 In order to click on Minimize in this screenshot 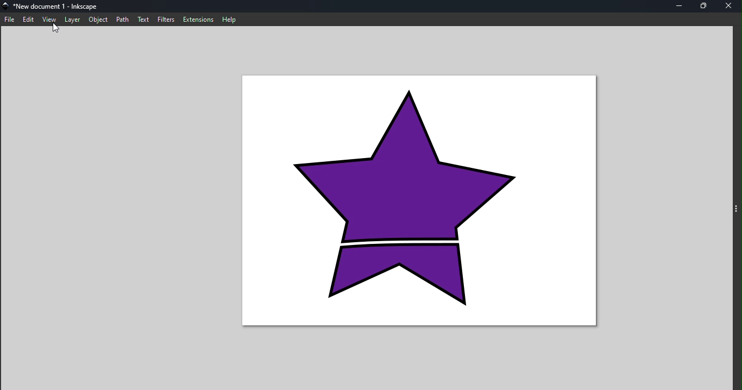, I will do `click(681, 6)`.